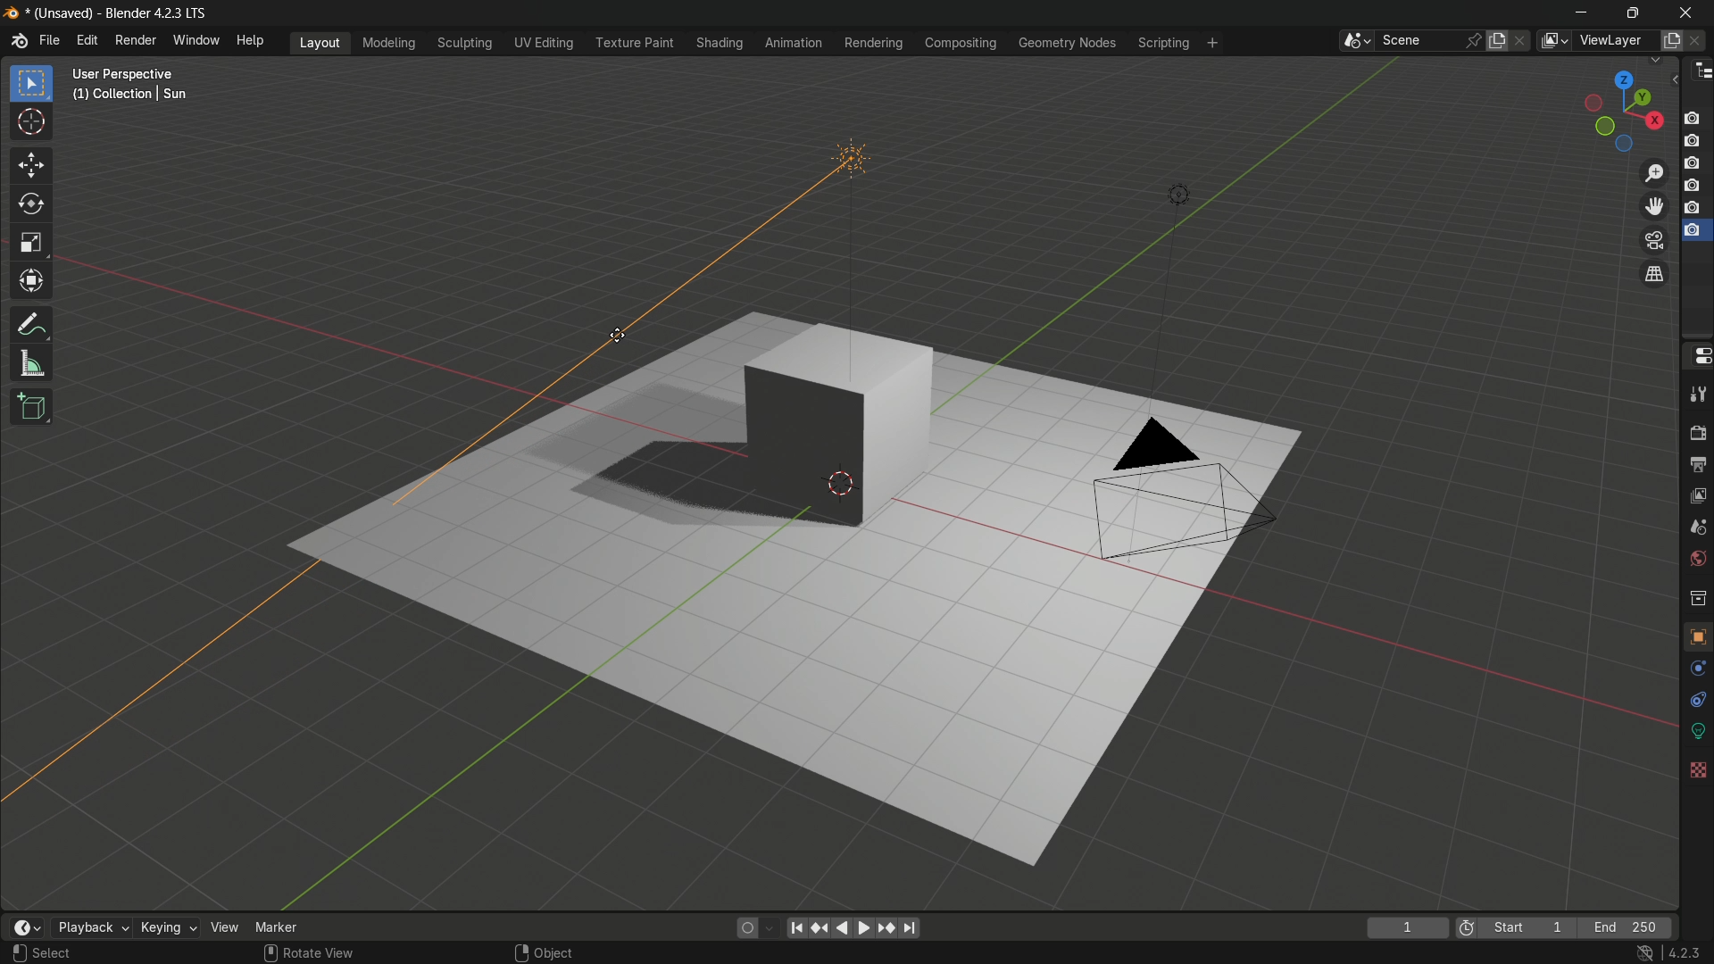 This screenshot has width=1714, height=964. I want to click on rotate, so click(33, 205).